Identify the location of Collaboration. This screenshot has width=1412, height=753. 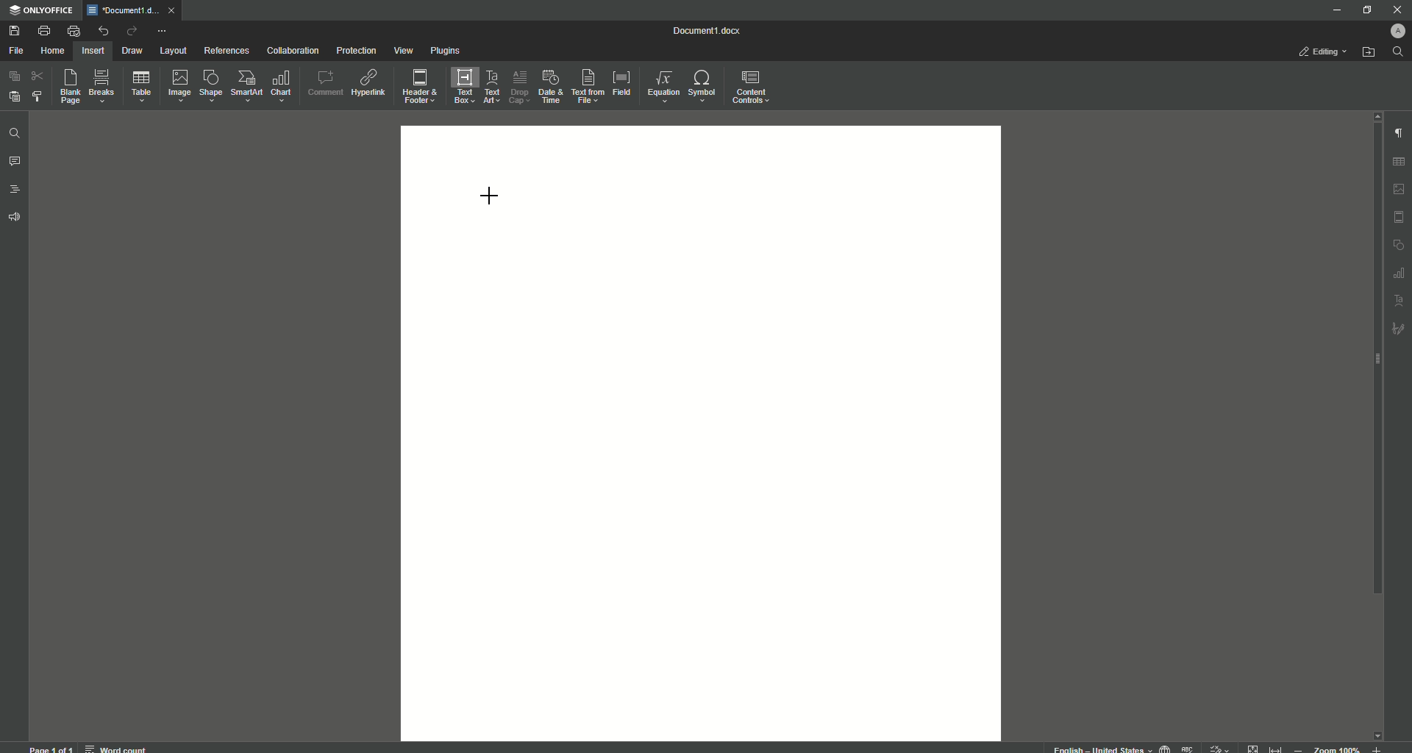
(293, 52).